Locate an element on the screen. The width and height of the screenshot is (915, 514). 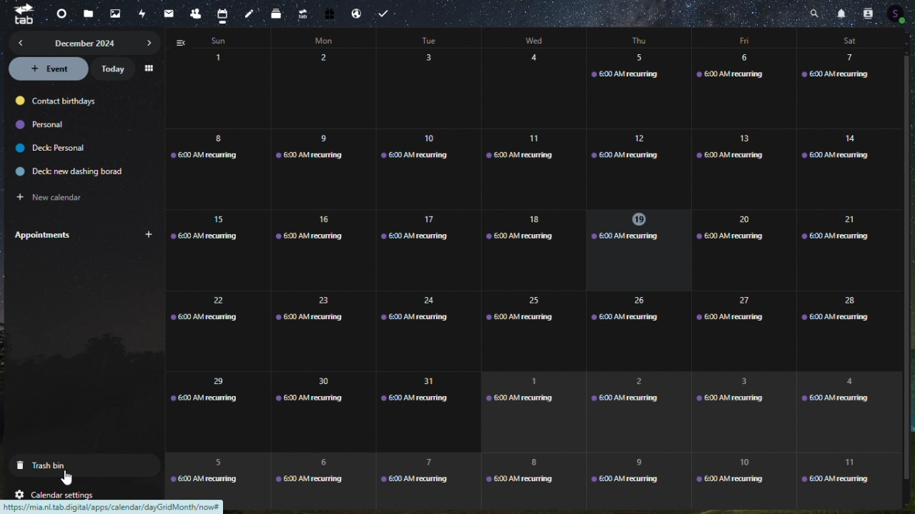
december 2024 is located at coordinates (85, 41).